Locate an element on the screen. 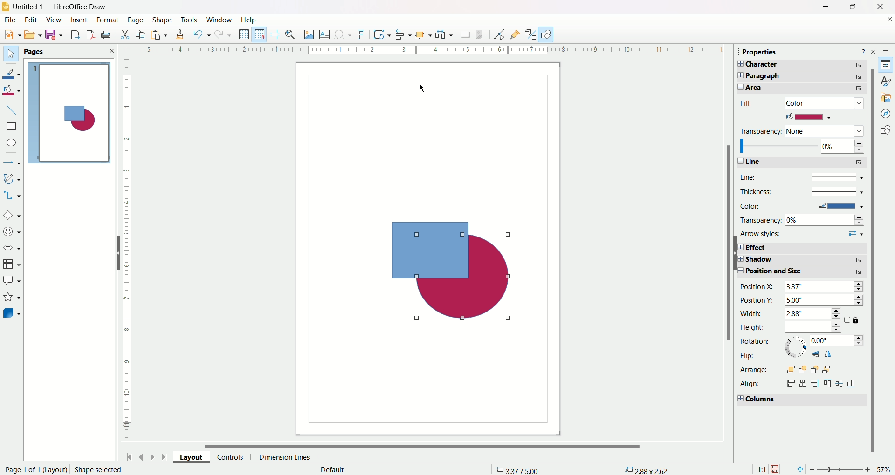 The image size is (895, 475). paste is located at coordinates (142, 34).